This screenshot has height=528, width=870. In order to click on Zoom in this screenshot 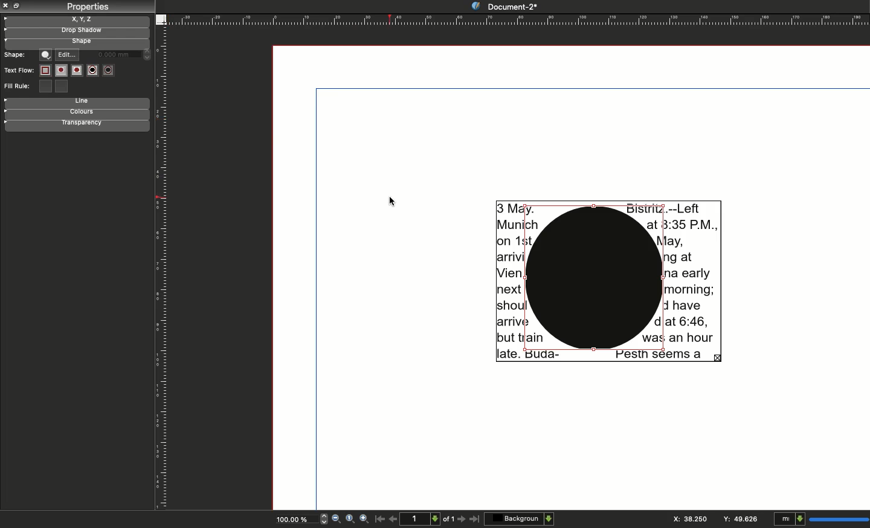, I will do `click(350, 520)`.